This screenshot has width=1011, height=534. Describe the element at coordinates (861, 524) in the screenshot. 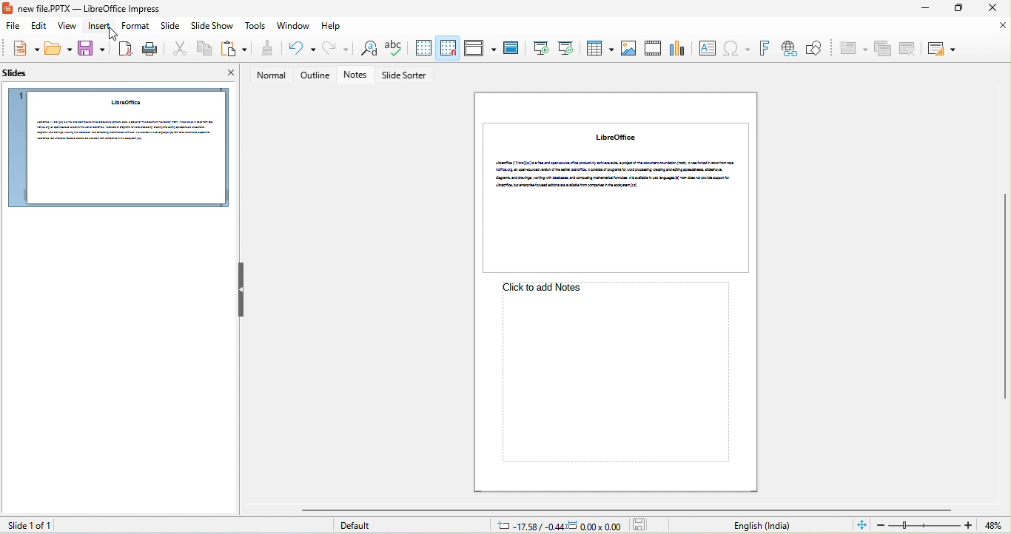

I see `fit slide to current window` at that location.